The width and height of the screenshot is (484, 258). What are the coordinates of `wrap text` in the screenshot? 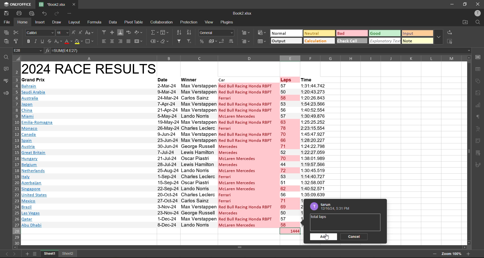 It's located at (130, 32).